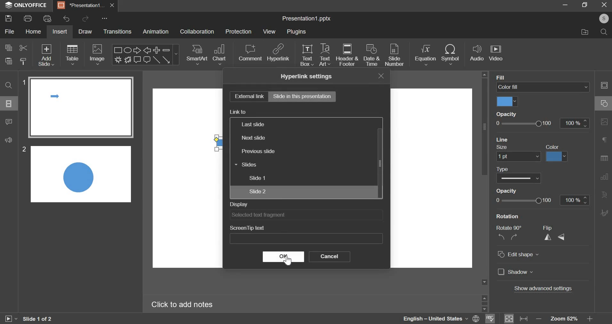  Describe the element at coordinates (25, 6) in the screenshot. I see `ONLYOFFICE` at that location.